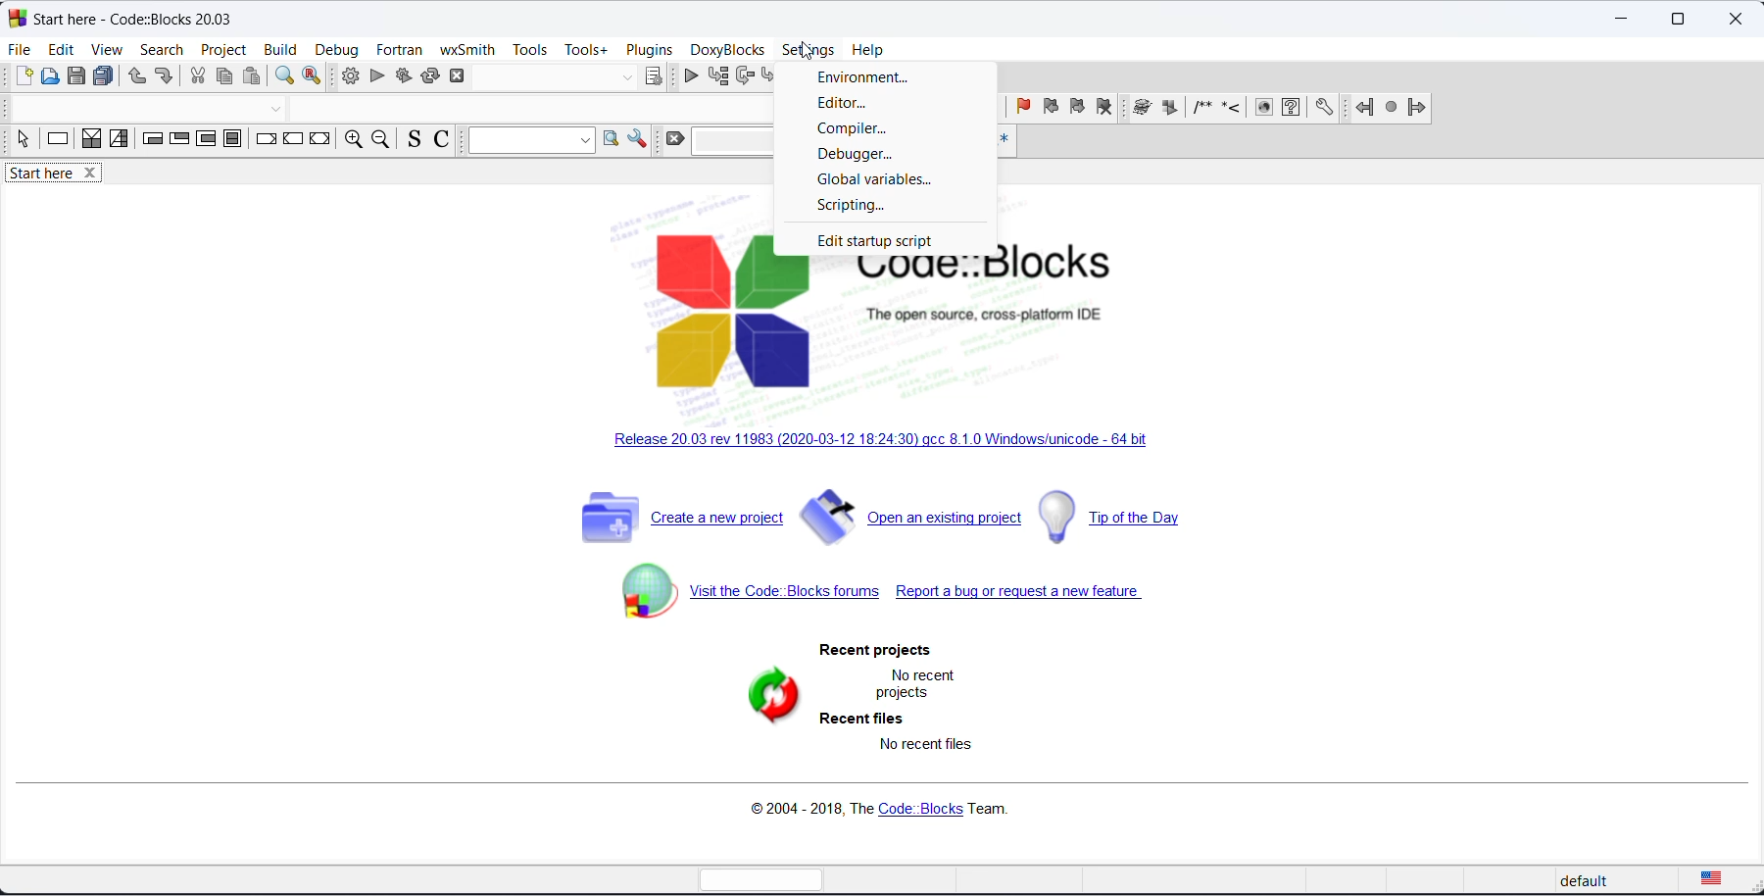  I want to click on counting loop, so click(207, 139).